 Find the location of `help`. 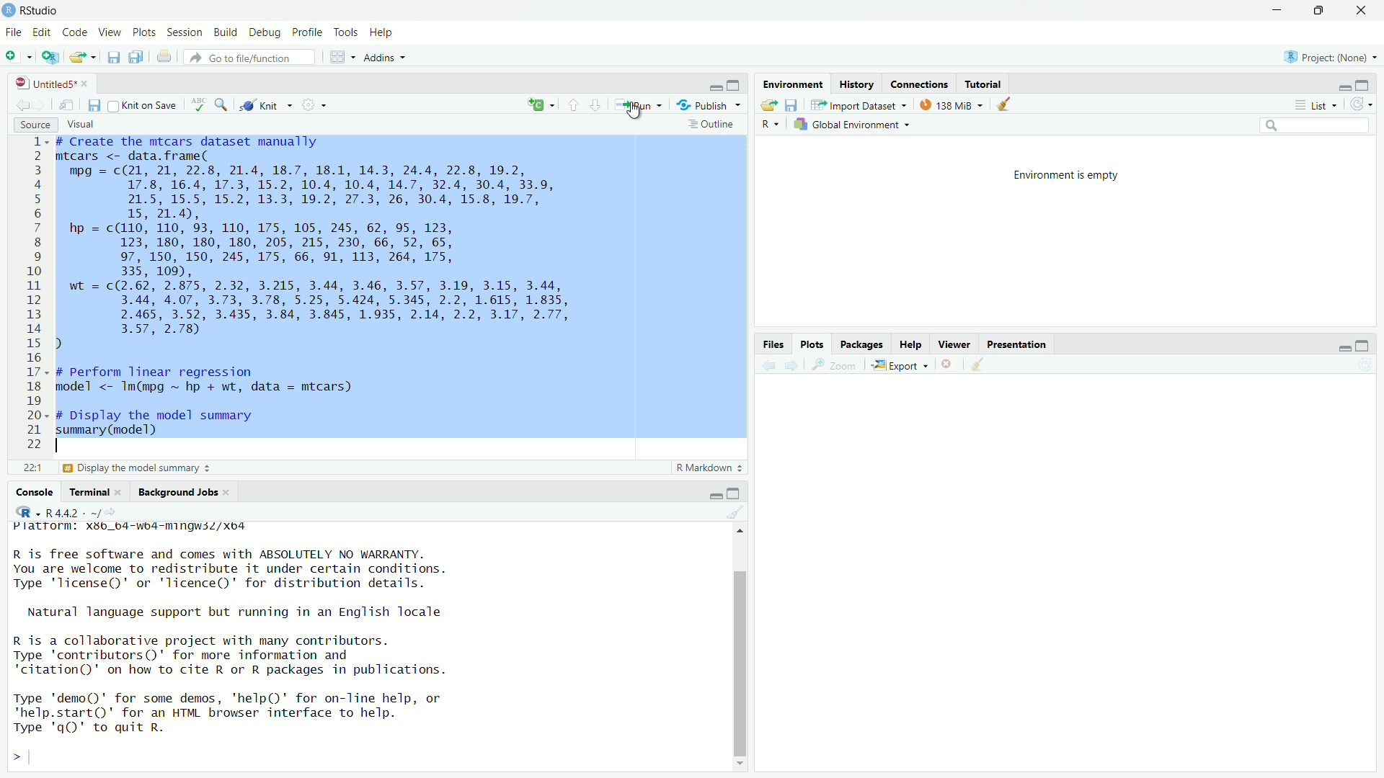

help is located at coordinates (383, 33).